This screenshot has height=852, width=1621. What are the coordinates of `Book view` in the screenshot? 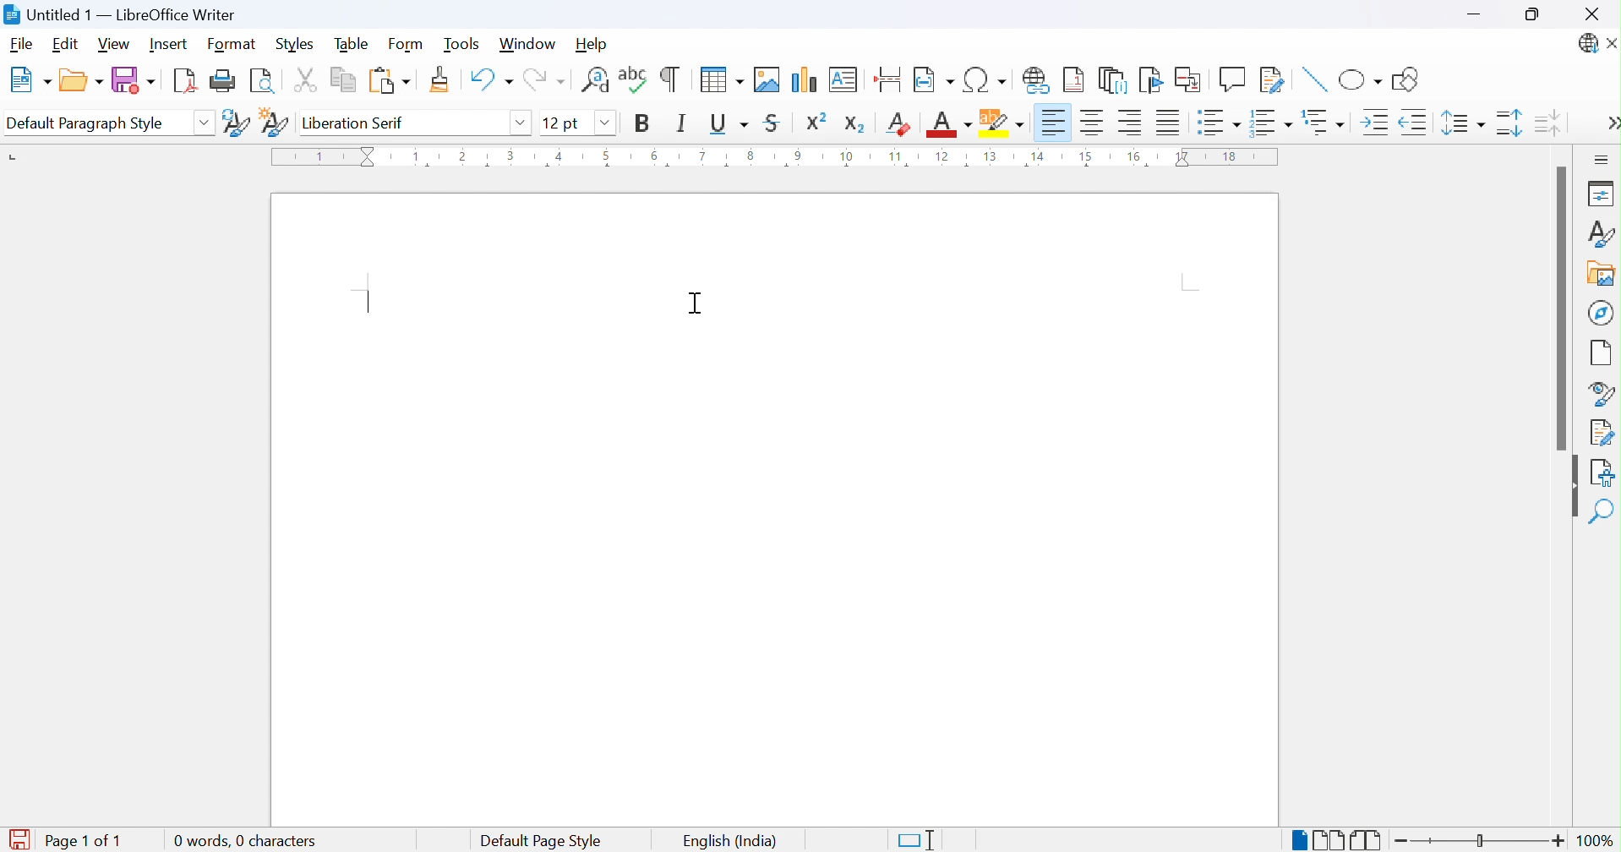 It's located at (1371, 840).